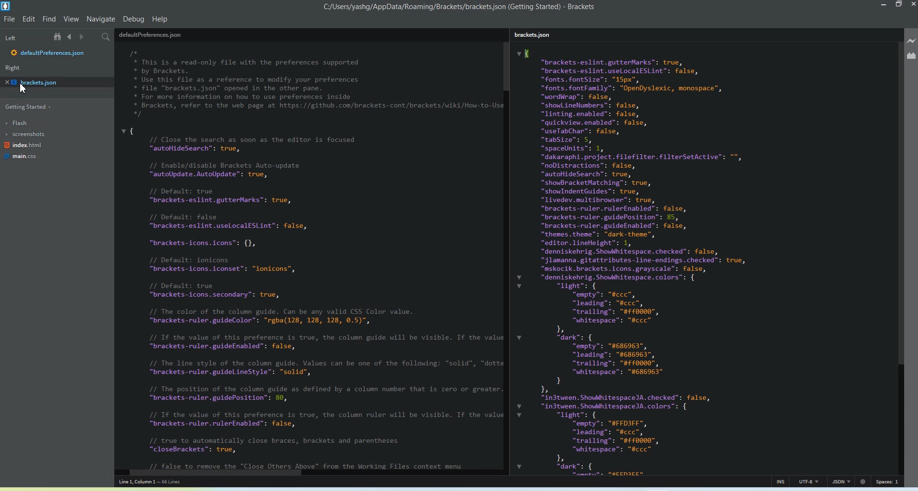  Describe the element at coordinates (23, 123) in the screenshot. I see `Flash` at that location.